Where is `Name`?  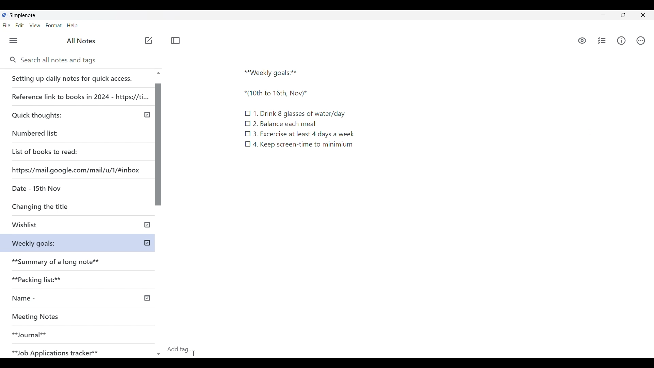
Name is located at coordinates (49, 298).